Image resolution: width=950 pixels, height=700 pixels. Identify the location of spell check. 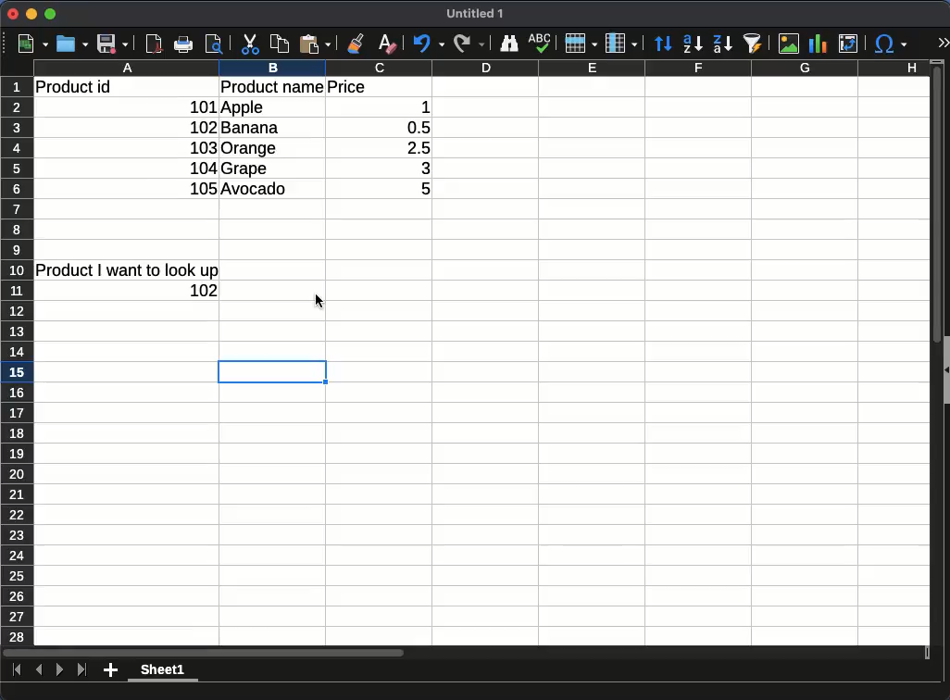
(540, 43).